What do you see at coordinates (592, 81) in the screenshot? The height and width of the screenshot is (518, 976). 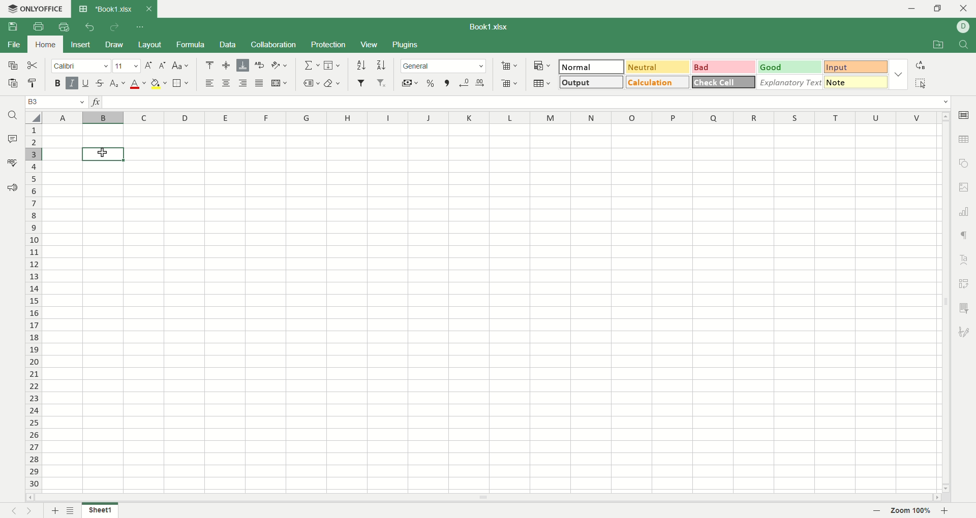 I see `output` at bounding box center [592, 81].